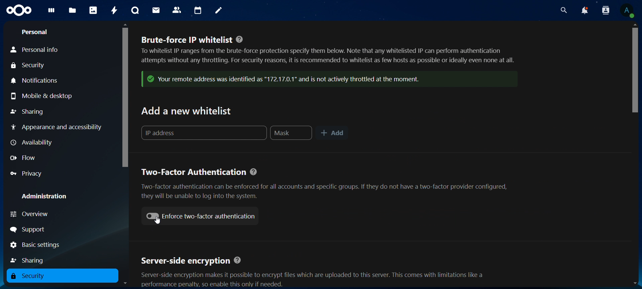  I want to click on availabilty, so click(34, 142).